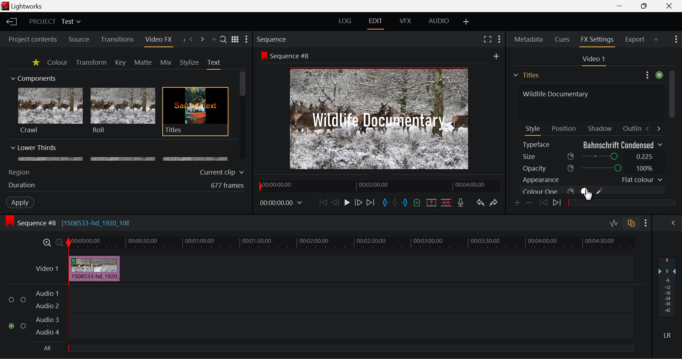 The height and width of the screenshot is (359, 682). I want to click on Show Settings, so click(676, 38).